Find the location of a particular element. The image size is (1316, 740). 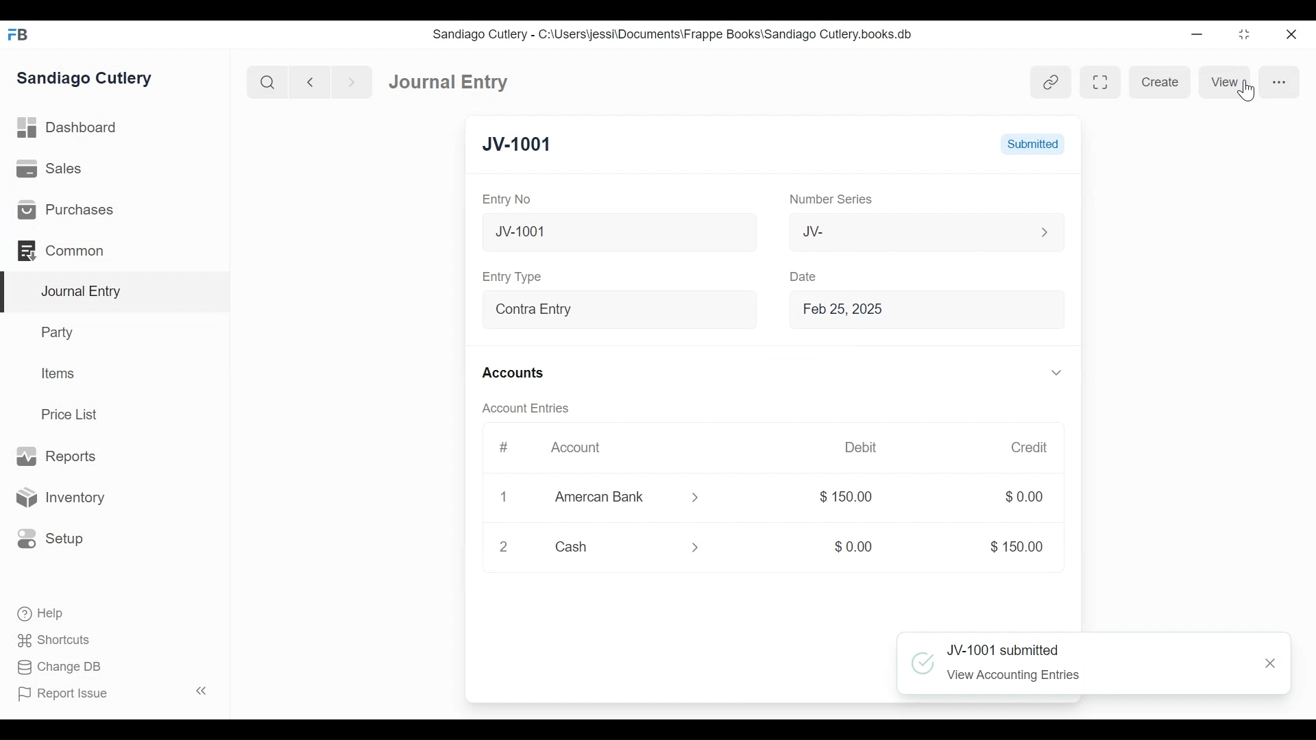

Account is located at coordinates (584, 452).